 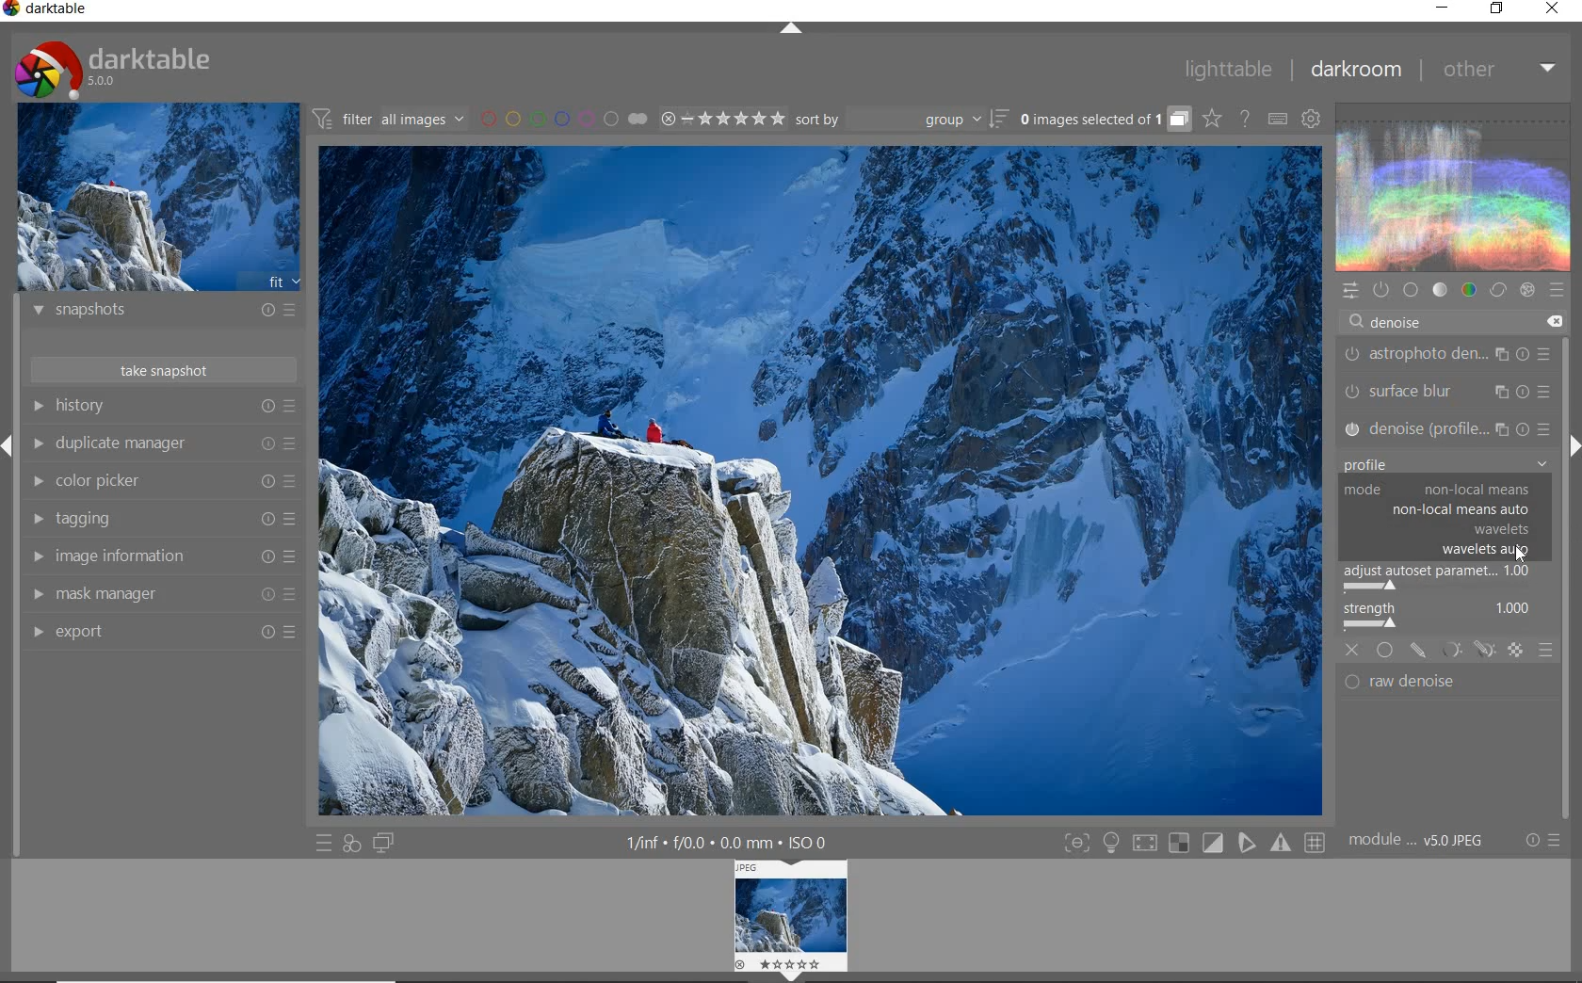 What do you see at coordinates (163, 406) in the screenshot?
I see `history` at bounding box center [163, 406].